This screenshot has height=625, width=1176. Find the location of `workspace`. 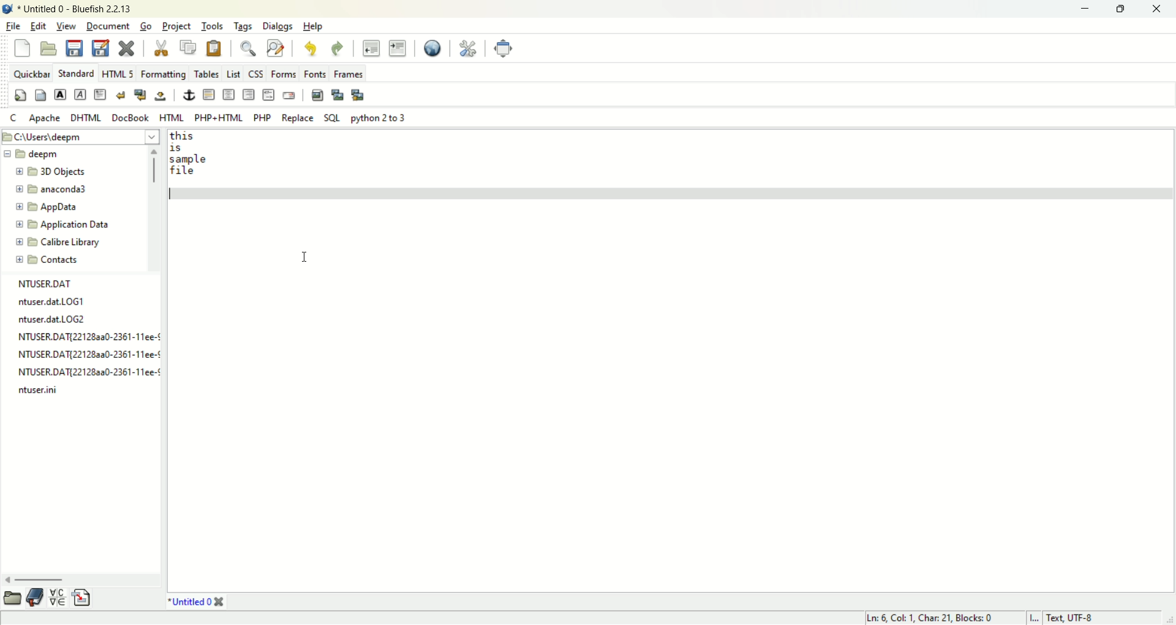

workspace is located at coordinates (672, 389).